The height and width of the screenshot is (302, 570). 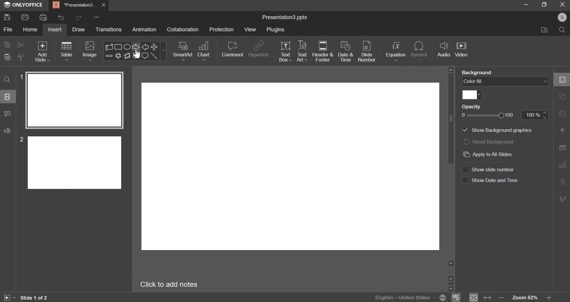 I want to click on more shapes, so click(x=164, y=52).